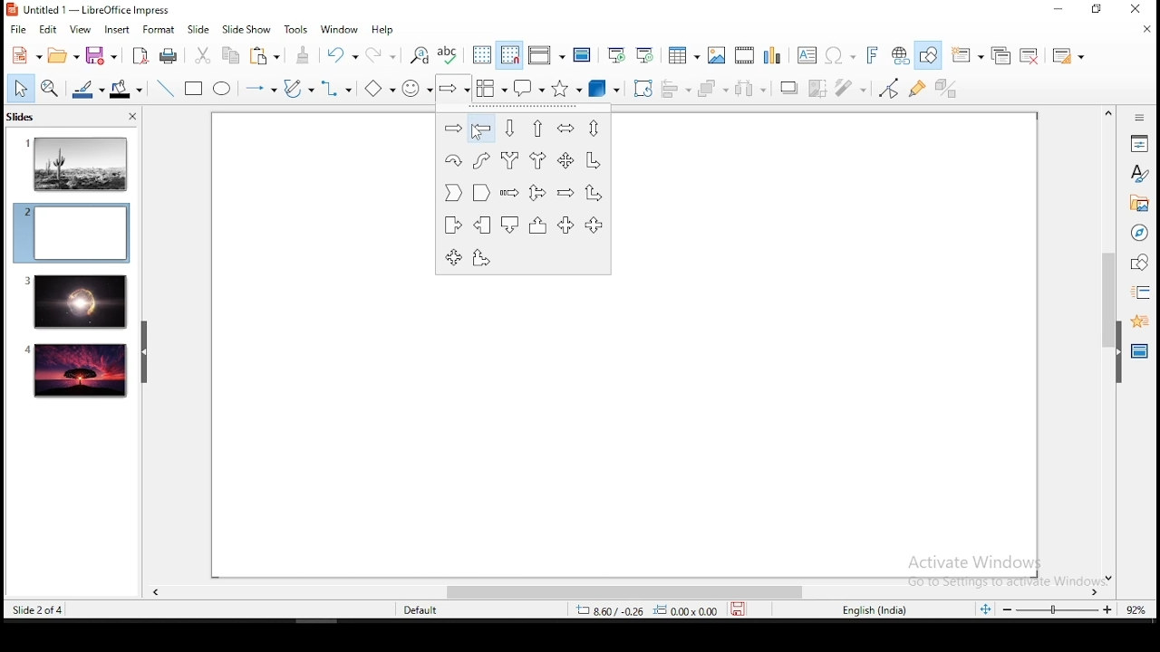 Image resolution: width=1160 pixels, height=652 pixels. Describe the element at coordinates (602, 90) in the screenshot. I see `3D objects` at that location.